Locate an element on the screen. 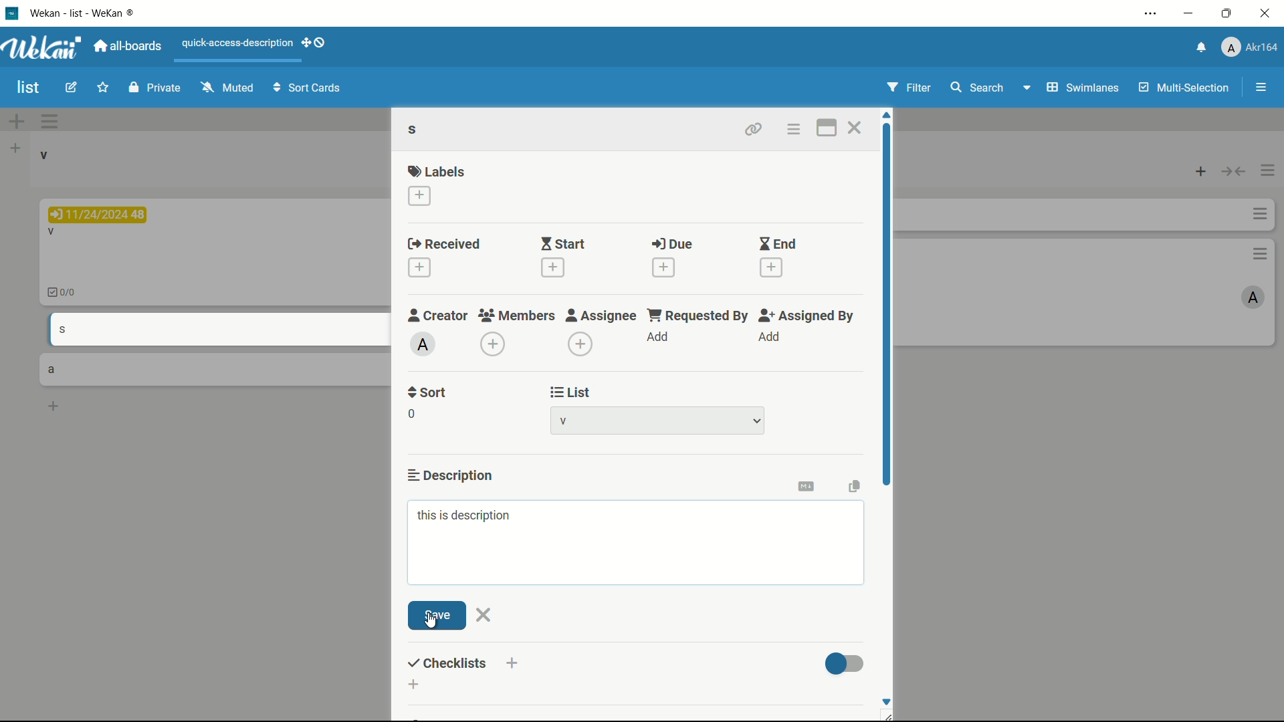 The height and width of the screenshot is (722, 1284). start is located at coordinates (564, 244).